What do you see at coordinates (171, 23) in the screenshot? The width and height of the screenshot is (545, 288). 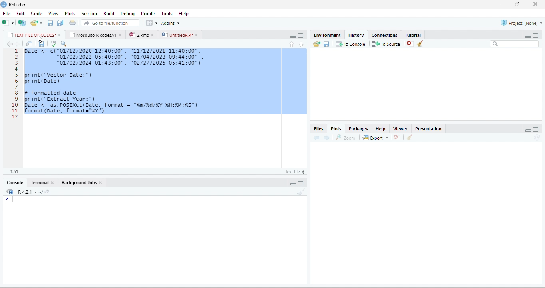 I see `Addins` at bounding box center [171, 23].